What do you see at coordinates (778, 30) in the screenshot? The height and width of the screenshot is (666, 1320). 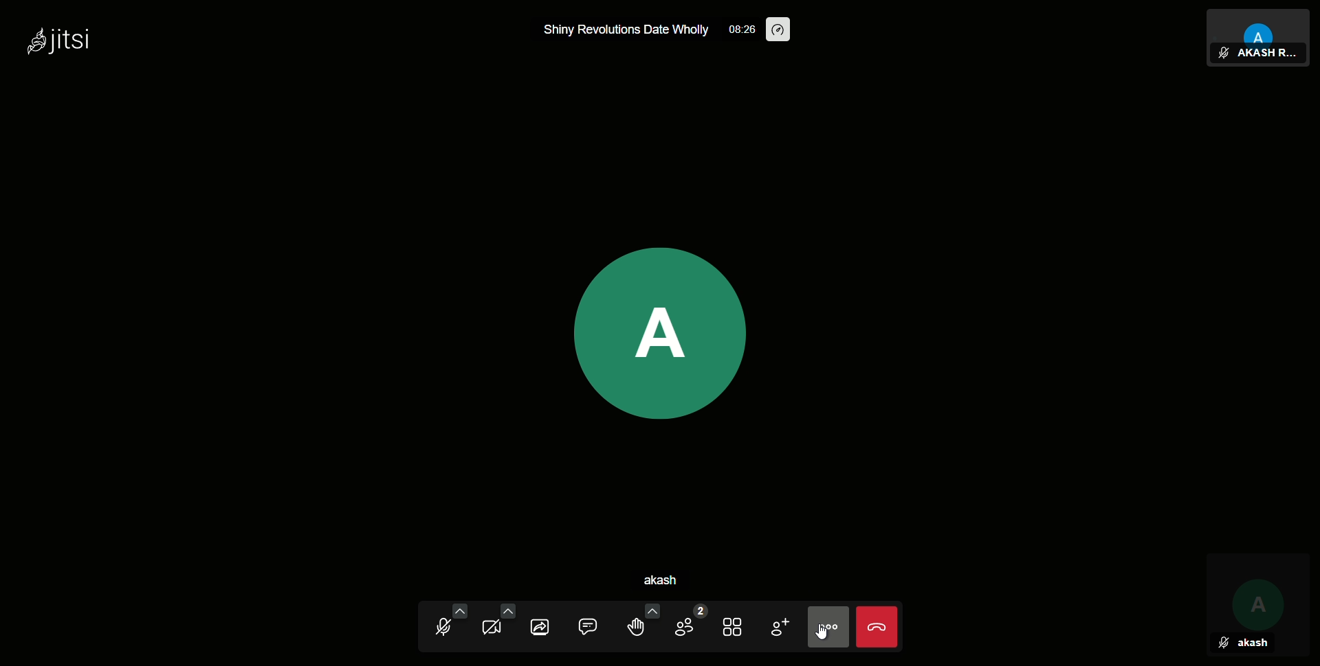 I see `performance setting` at bounding box center [778, 30].